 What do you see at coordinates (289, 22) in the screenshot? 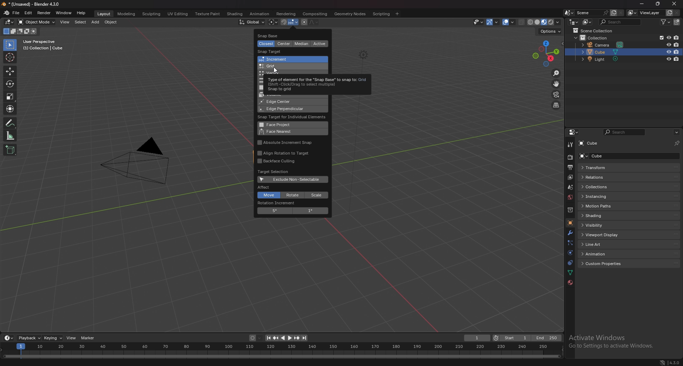
I see `snapping` at bounding box center [289, 22].